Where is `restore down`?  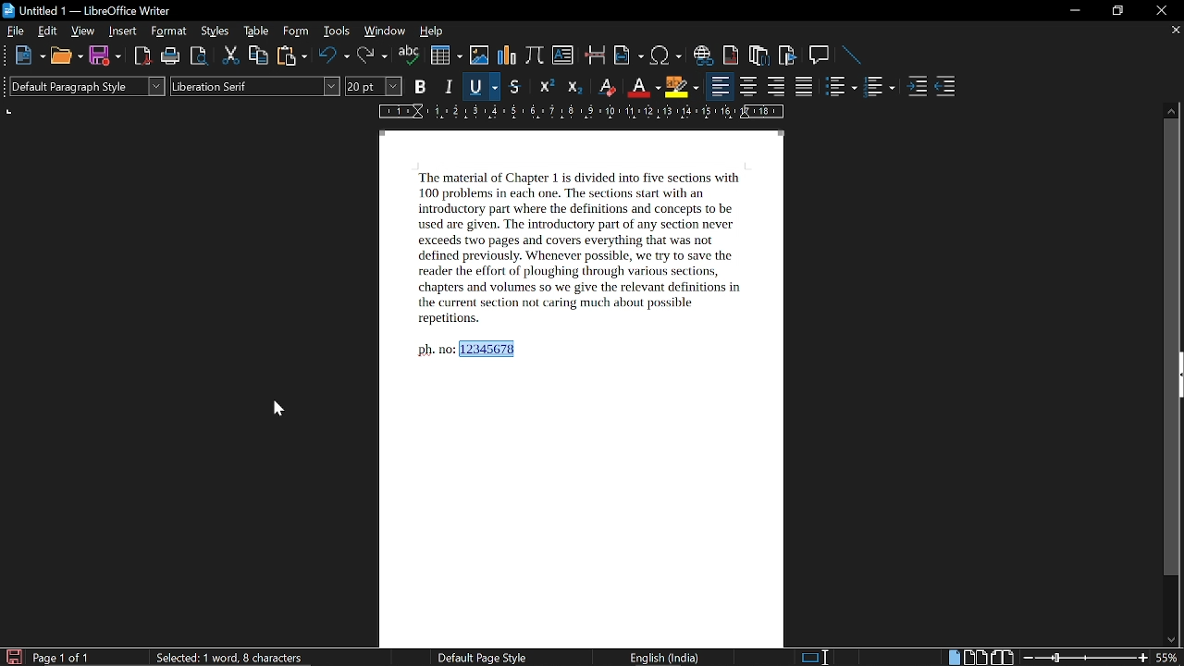 restore down is located at coordinates (1116, 11).